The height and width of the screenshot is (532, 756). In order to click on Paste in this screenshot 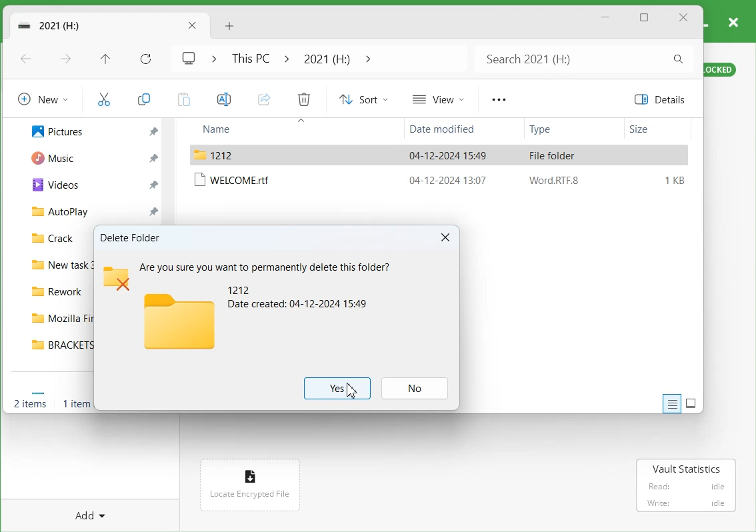, I will do `click(182, 98)`.